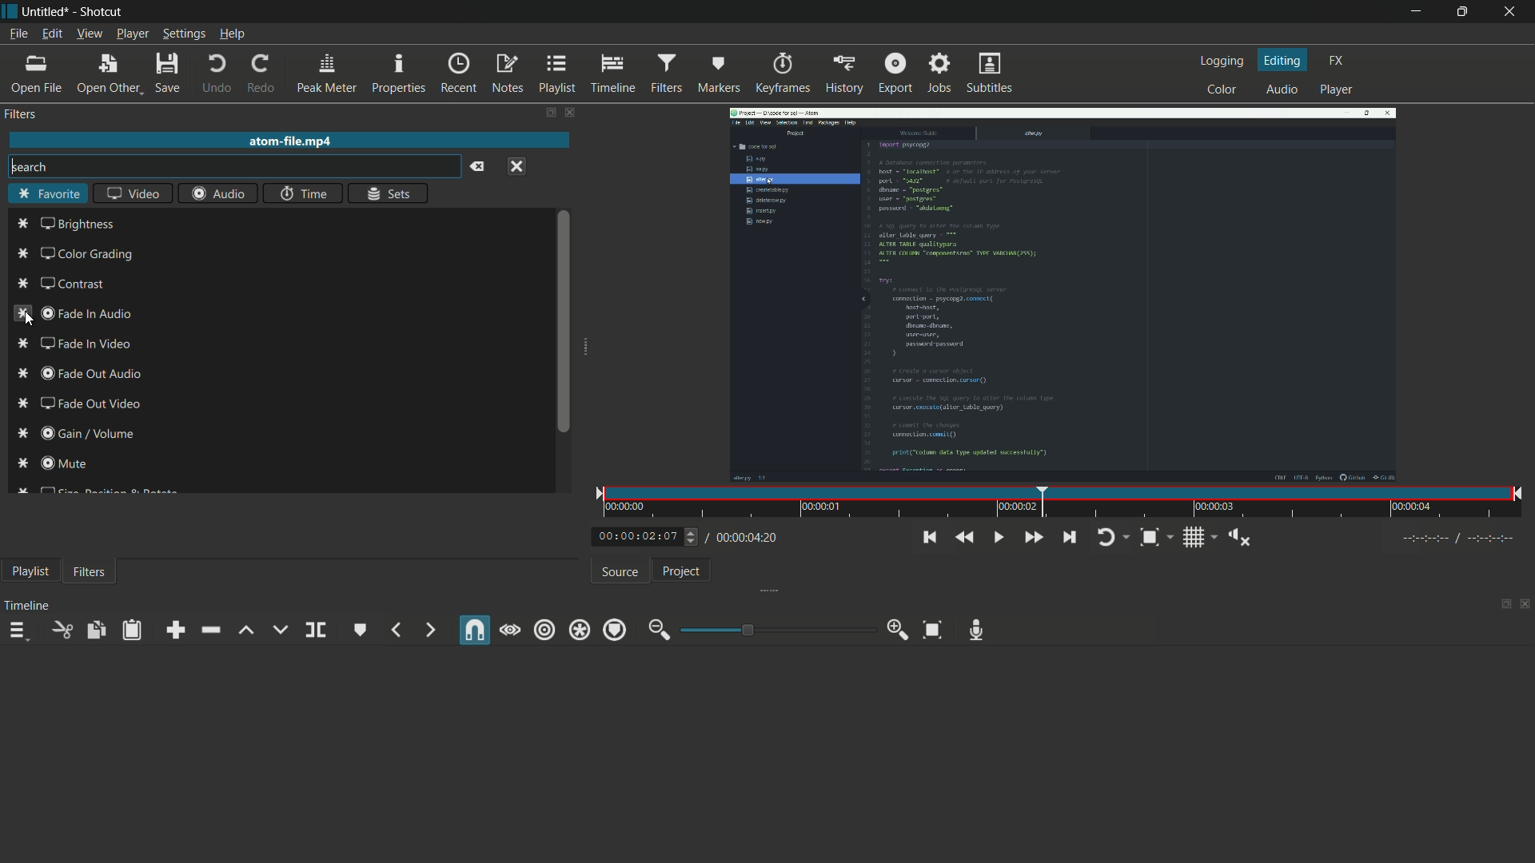  I want to click on view menu, so click(90, 34).